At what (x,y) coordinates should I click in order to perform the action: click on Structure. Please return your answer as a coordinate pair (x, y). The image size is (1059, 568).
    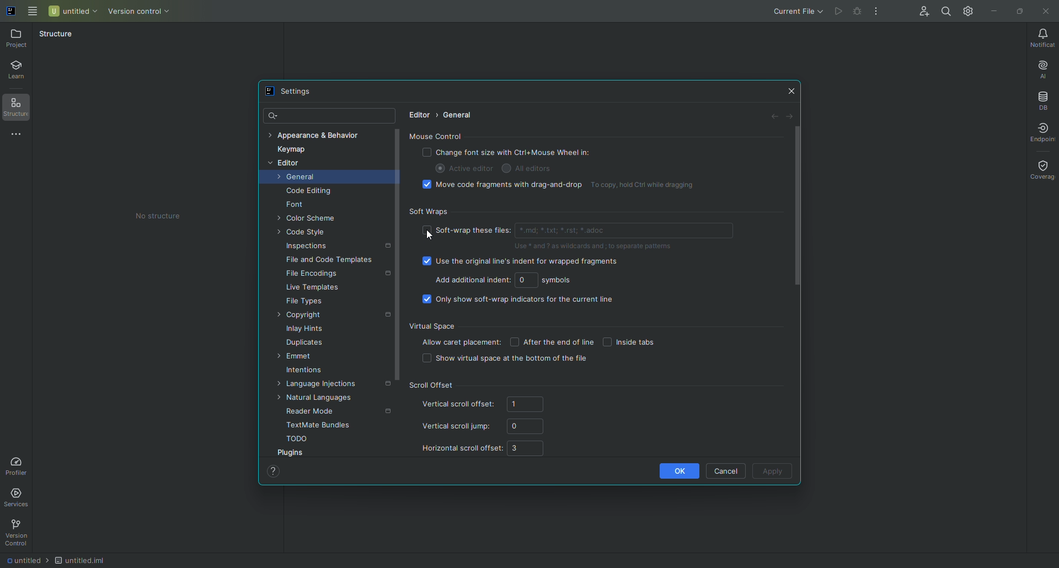
    Looking at the image, I should click on (62, 36).